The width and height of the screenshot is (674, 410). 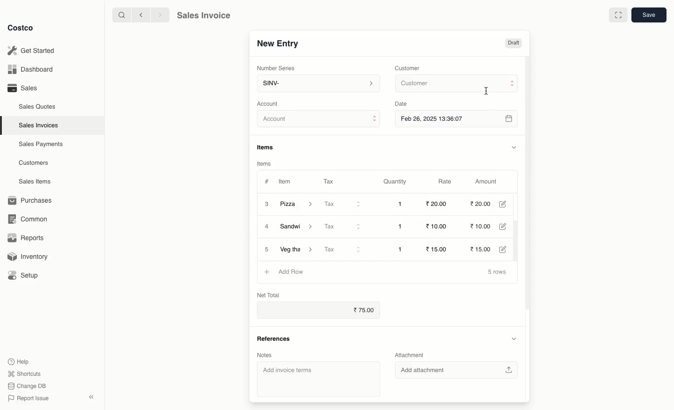 I want to click on Attachment, so click(x=410, y=356).